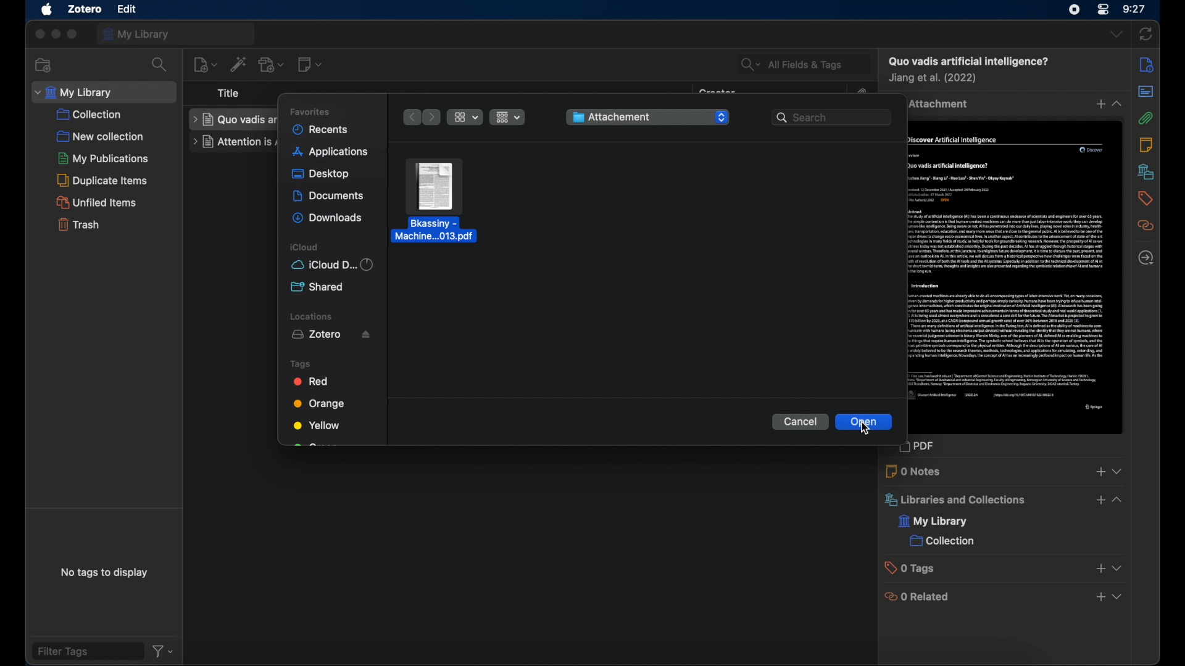  Describe the element at coordinates (1099, 569) in the screenshot. I see `add` at that location.